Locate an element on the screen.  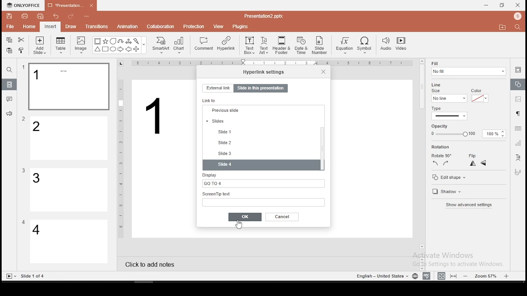
slide 4 is located at coordinates (262, 165).